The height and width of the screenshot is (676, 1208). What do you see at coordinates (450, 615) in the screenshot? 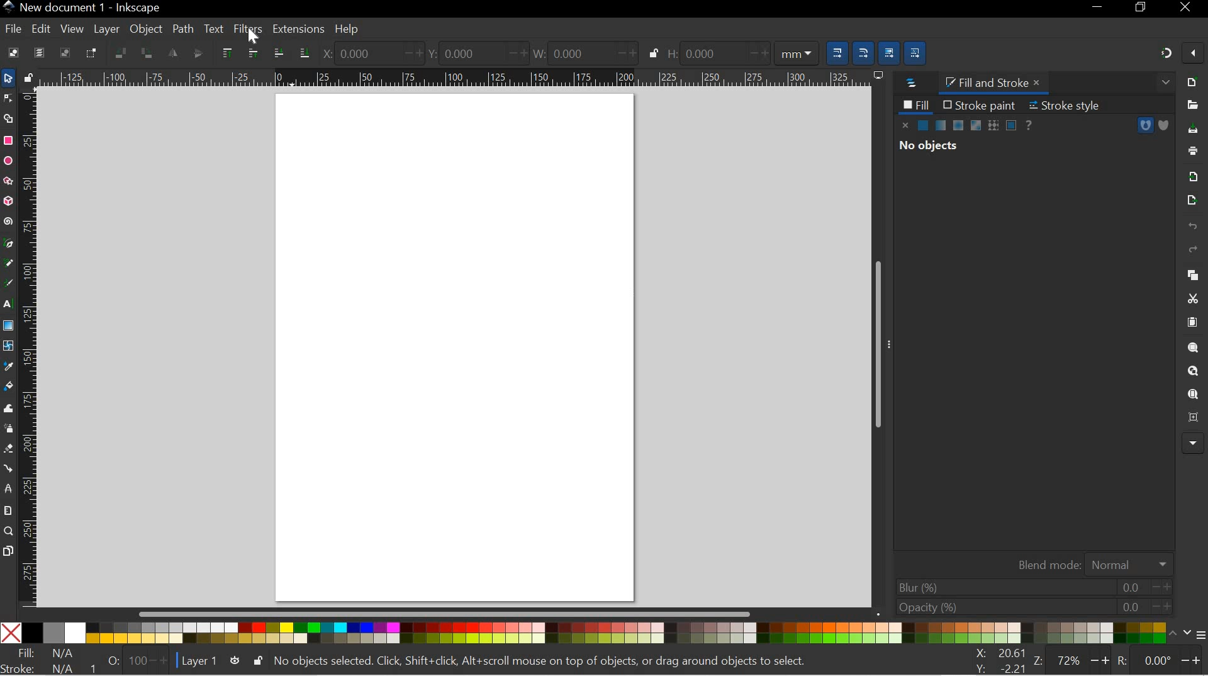
I see `SCROLLBAR` at bounding box center [450, 615].